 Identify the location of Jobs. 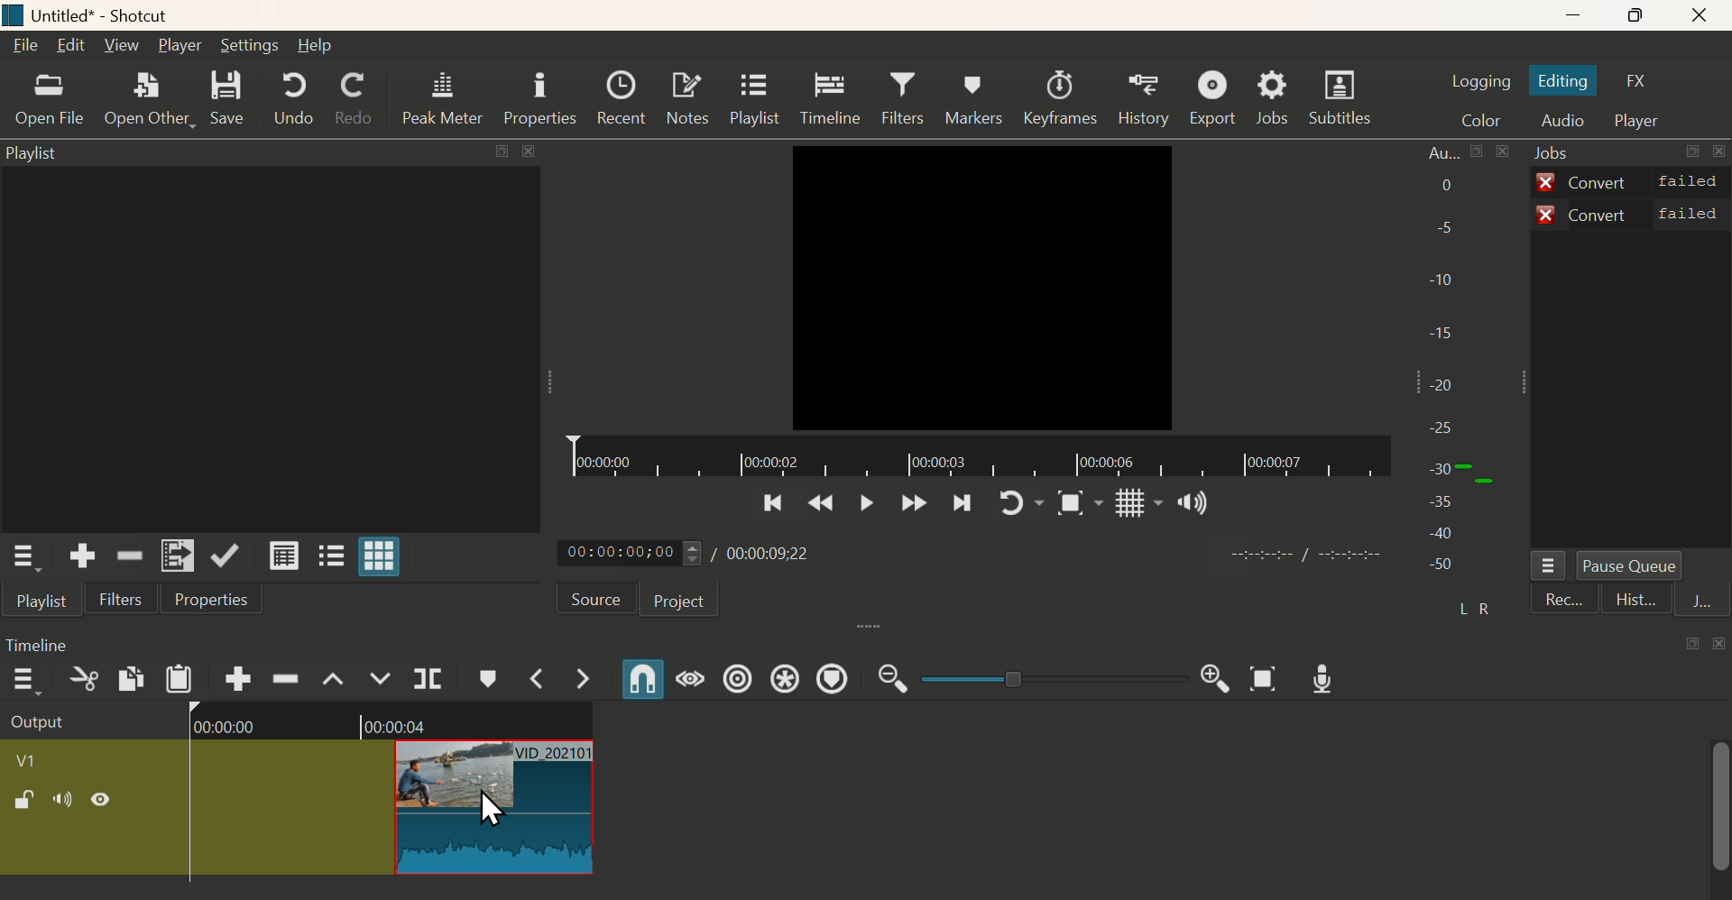
(1559, 153).